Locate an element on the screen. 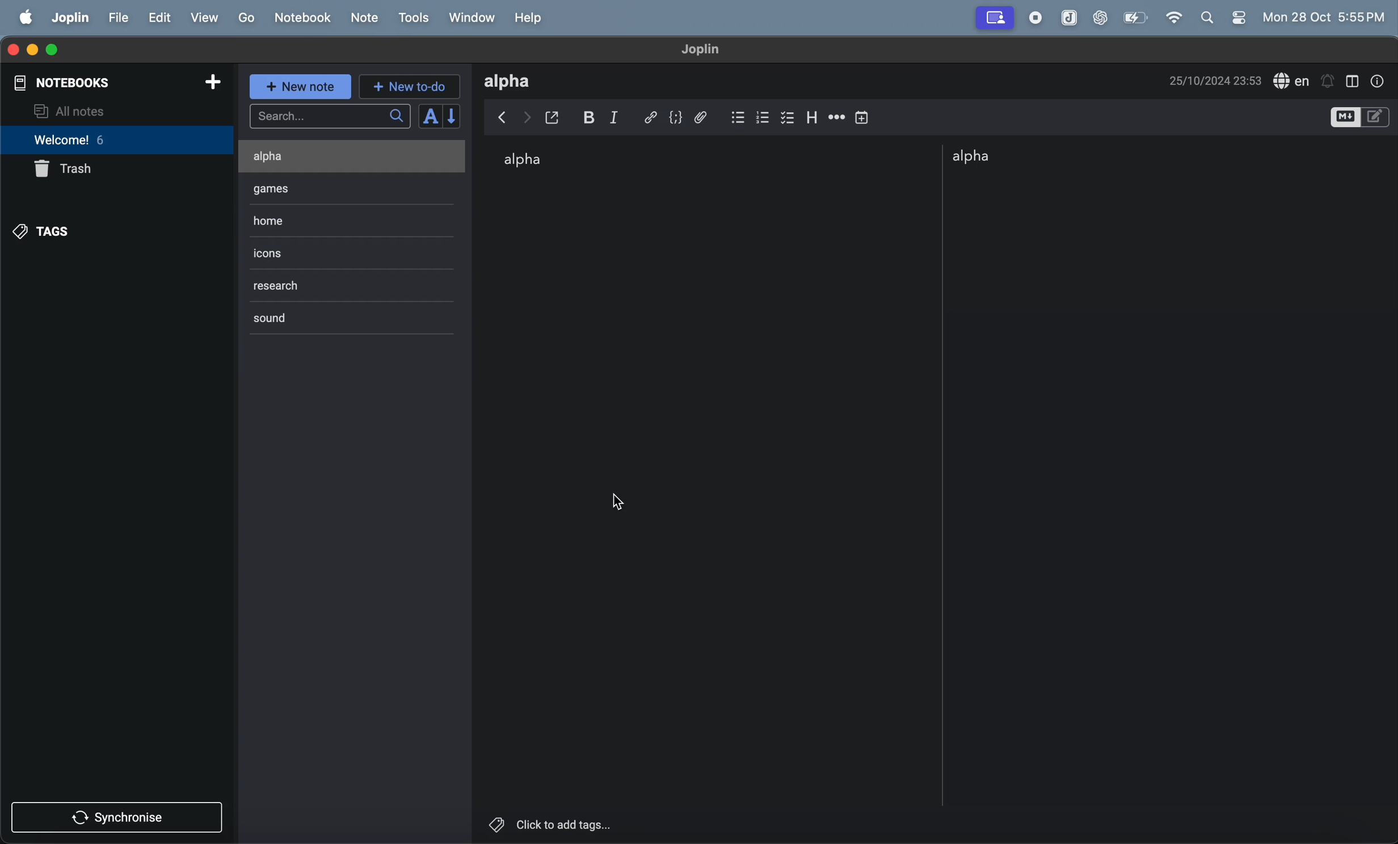 This screenshot has width=1398, height=844. forward is located at coordinates (527, 115).